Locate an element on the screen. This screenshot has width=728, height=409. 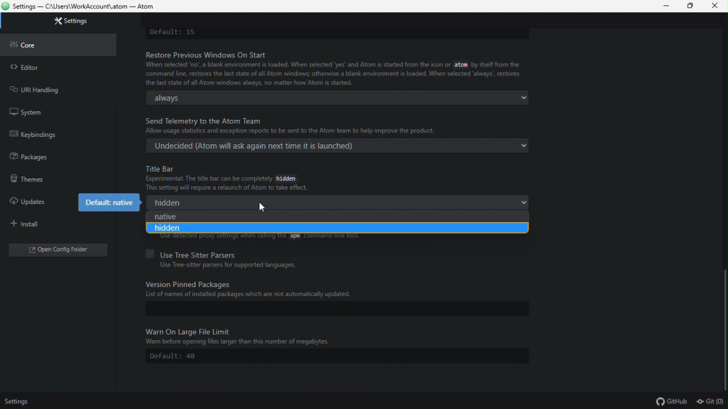
Default: 15 is located at coordinates (172, 33).